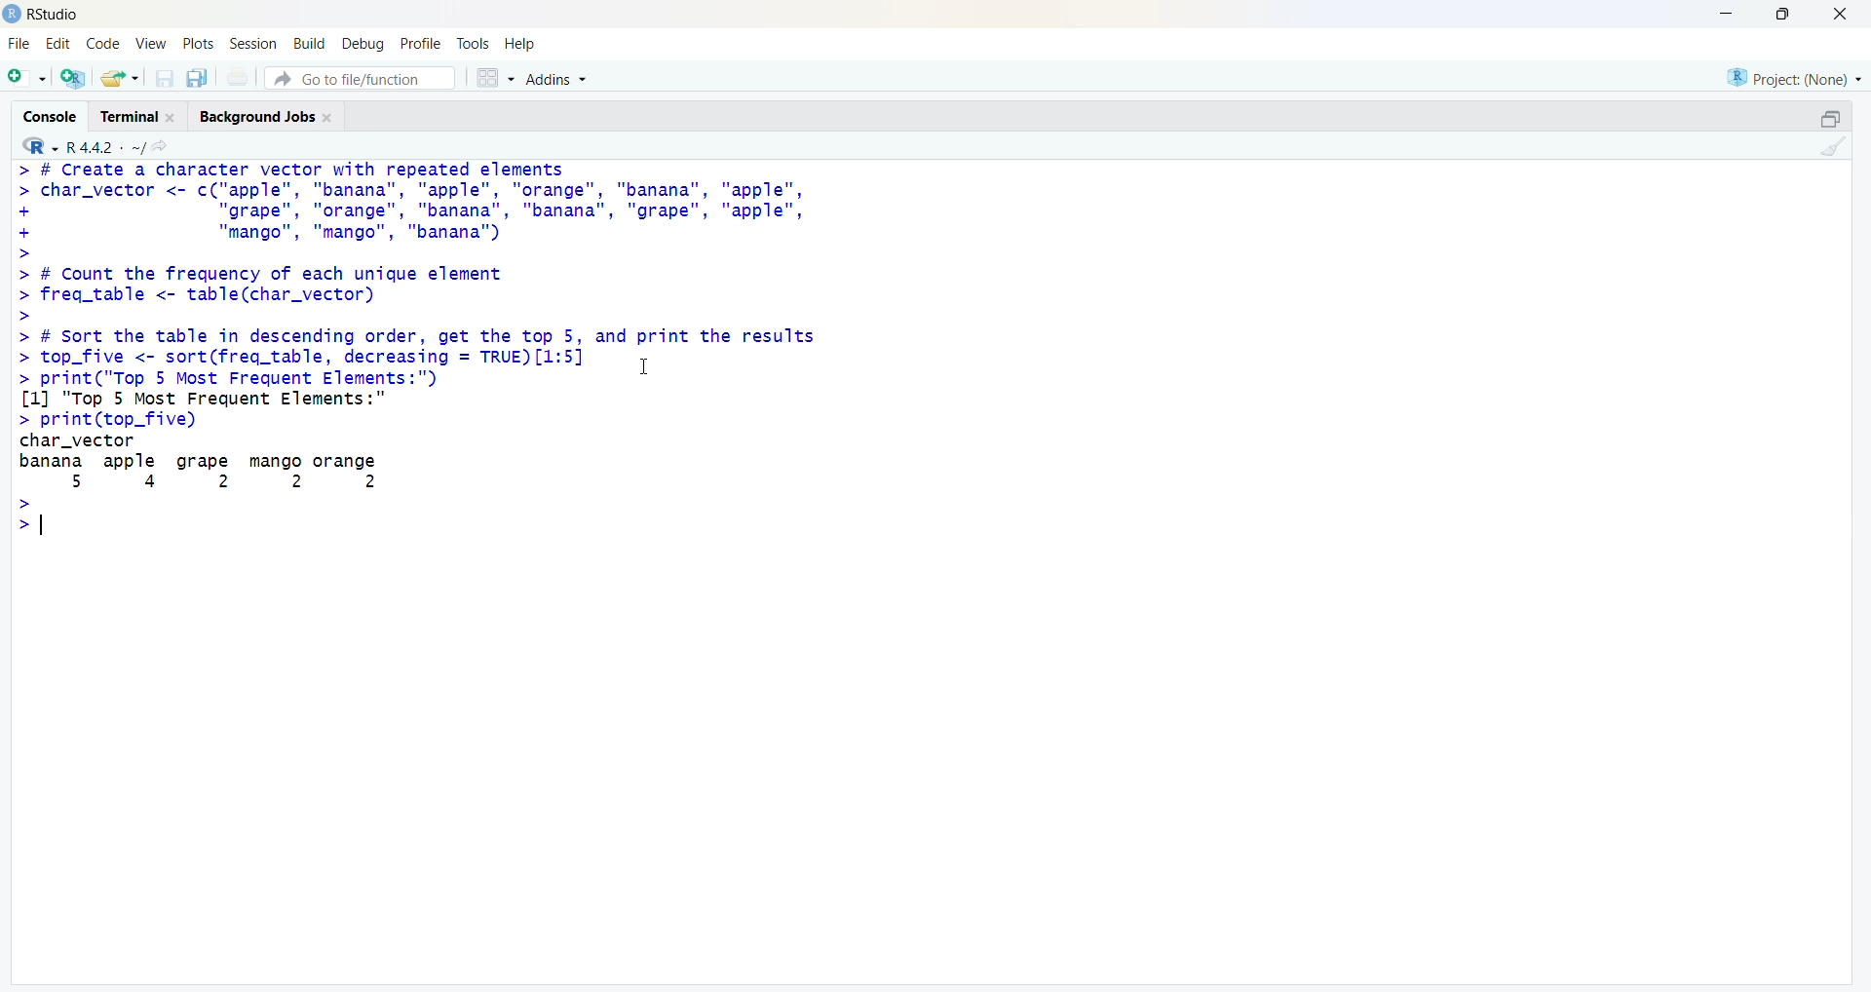  I want to click on View the current working directory, so click(165, 146).